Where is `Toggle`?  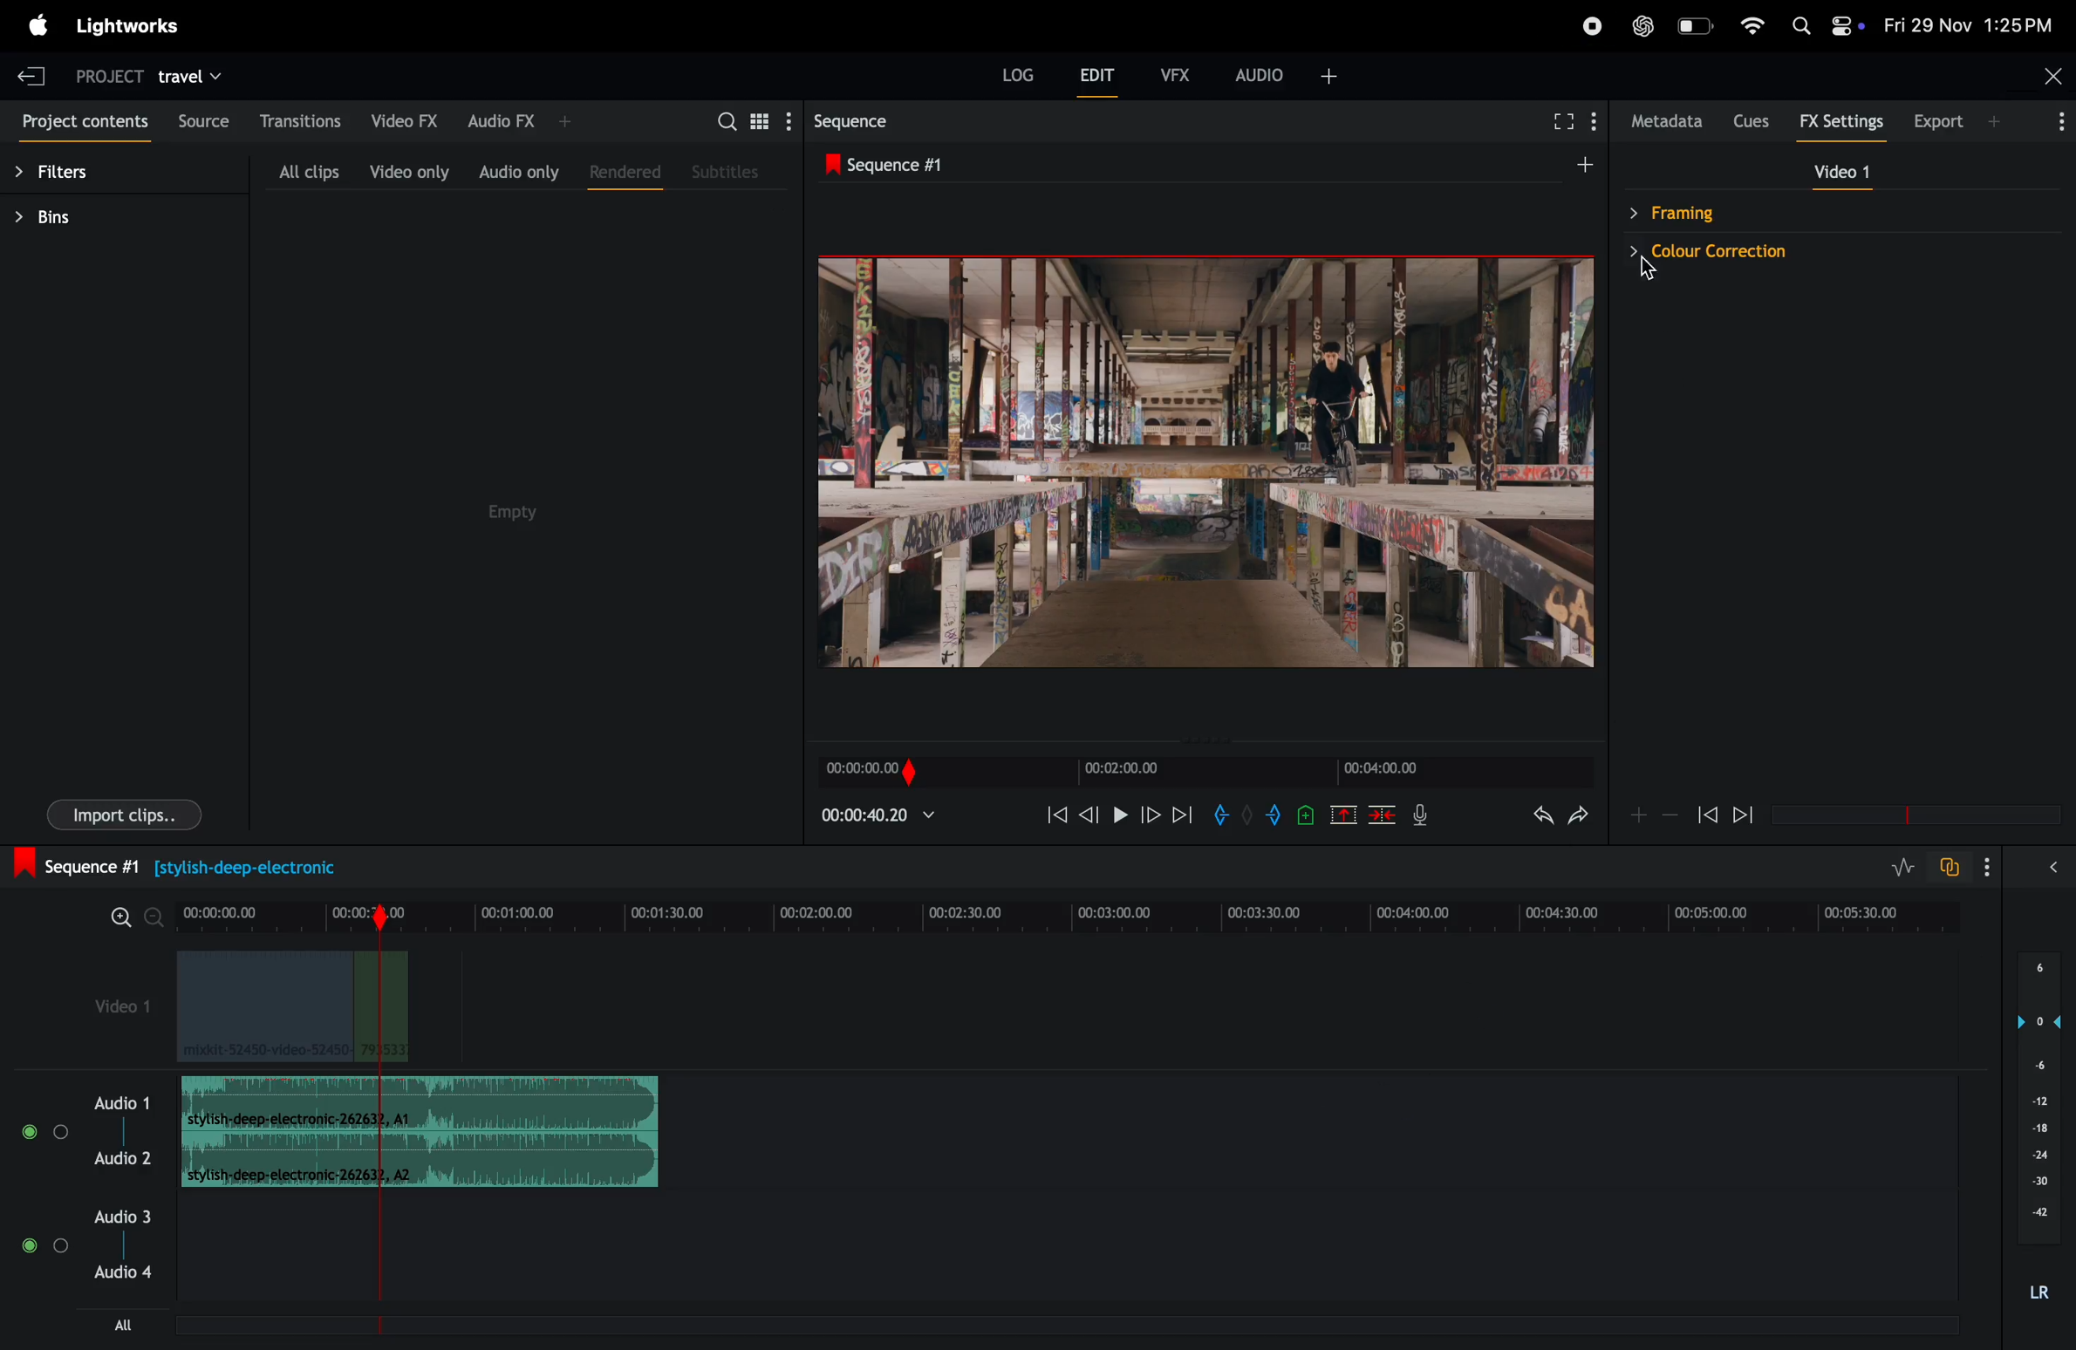 Toggle is located at coordinates (62, 1247).